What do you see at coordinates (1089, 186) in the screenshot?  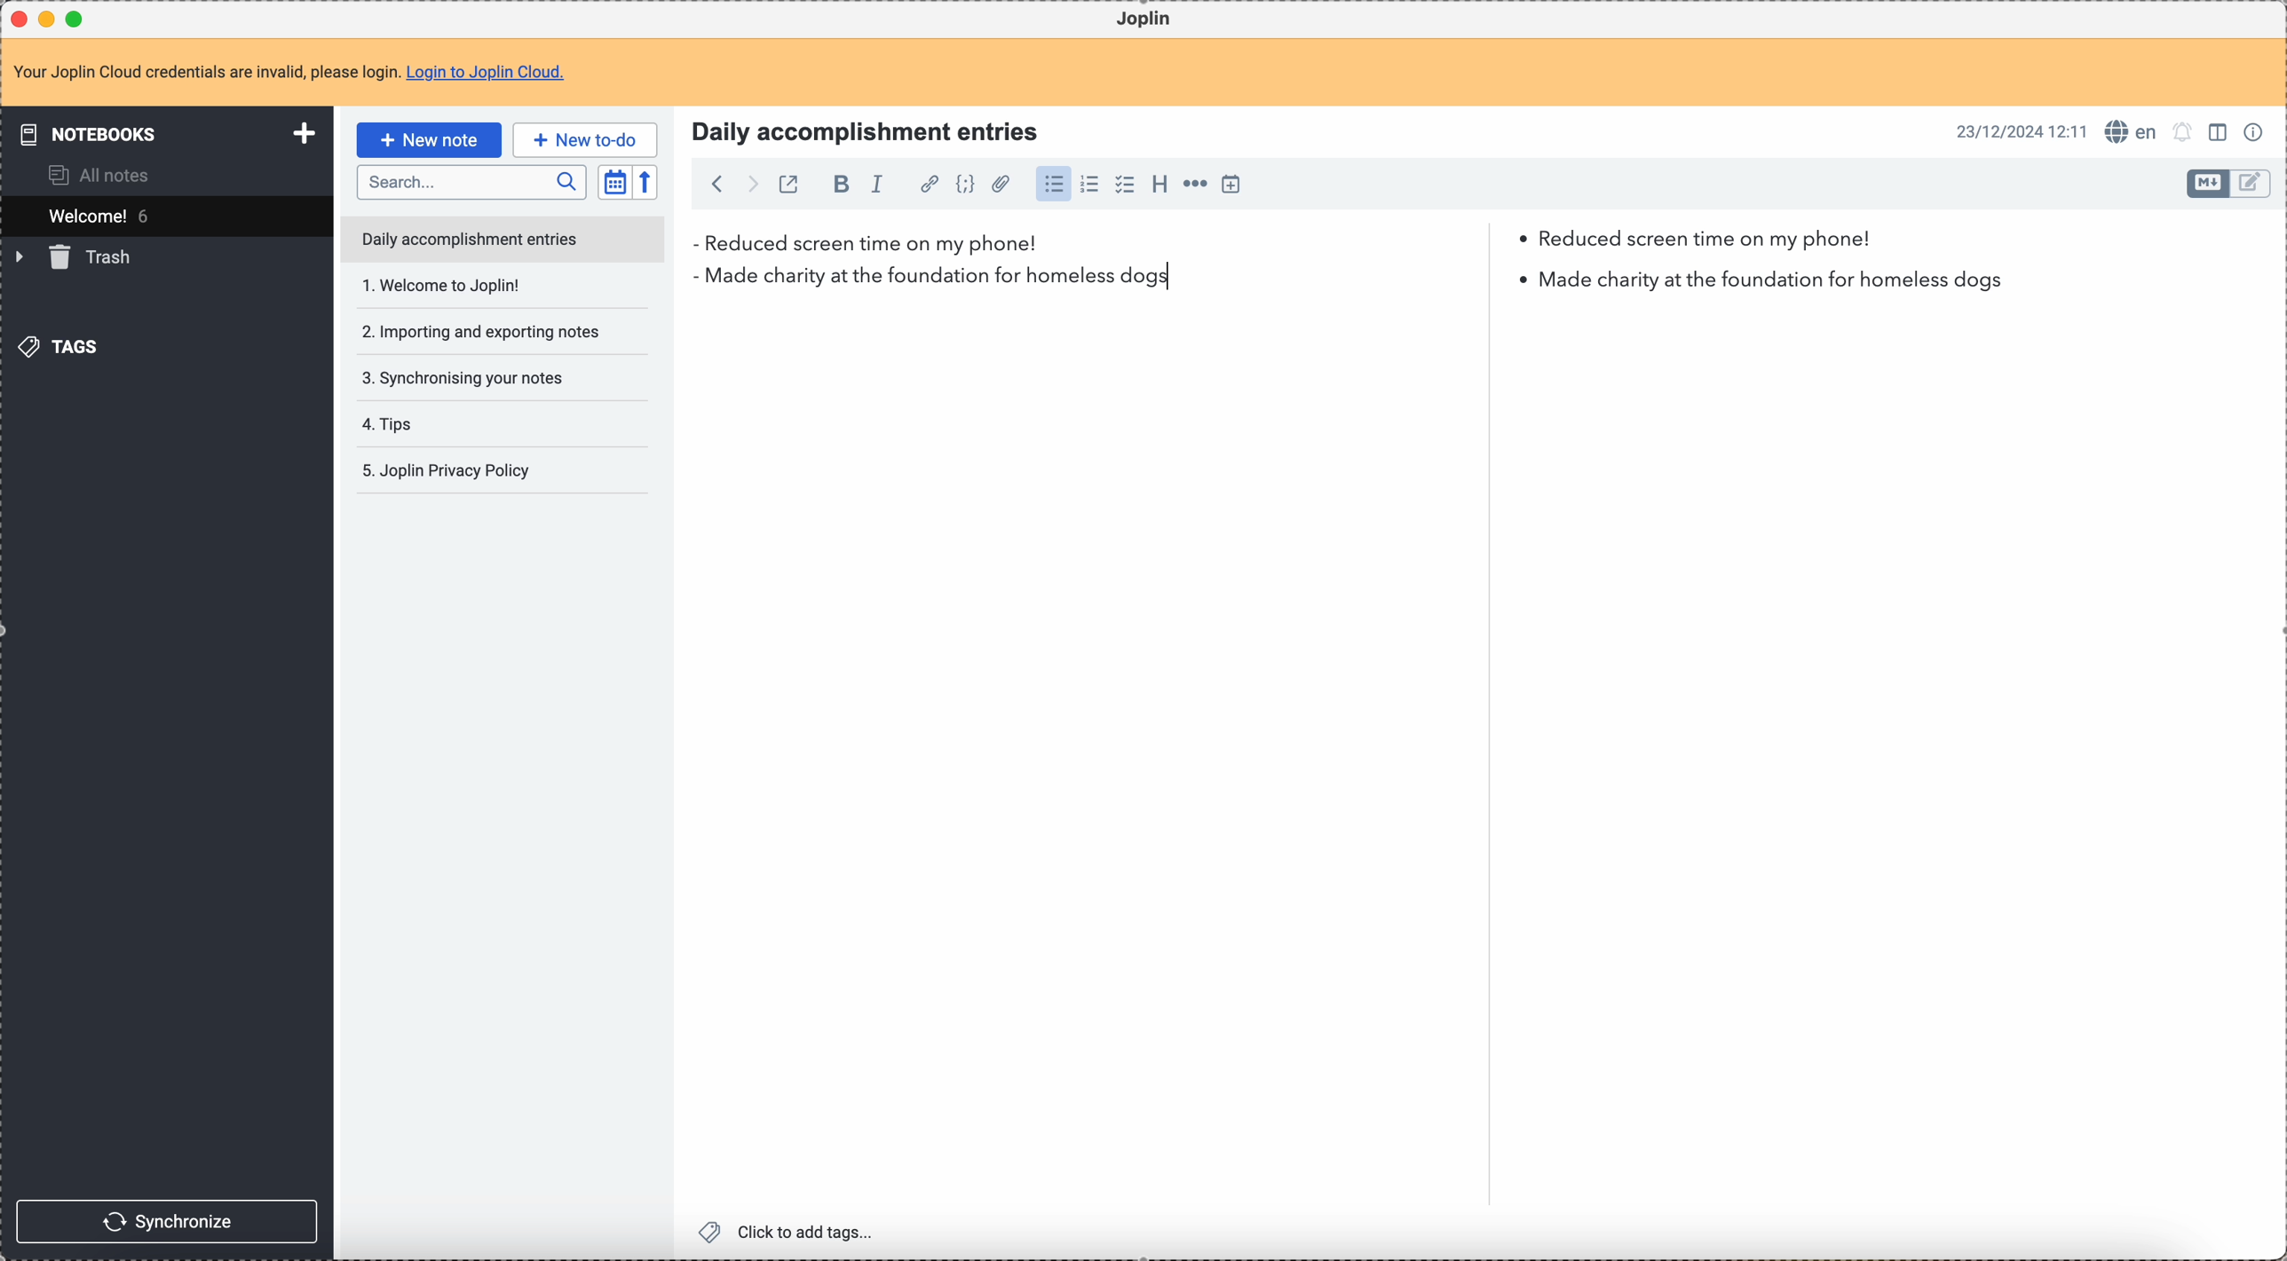 I see `numbered list` at bounding box center [1089, 186].